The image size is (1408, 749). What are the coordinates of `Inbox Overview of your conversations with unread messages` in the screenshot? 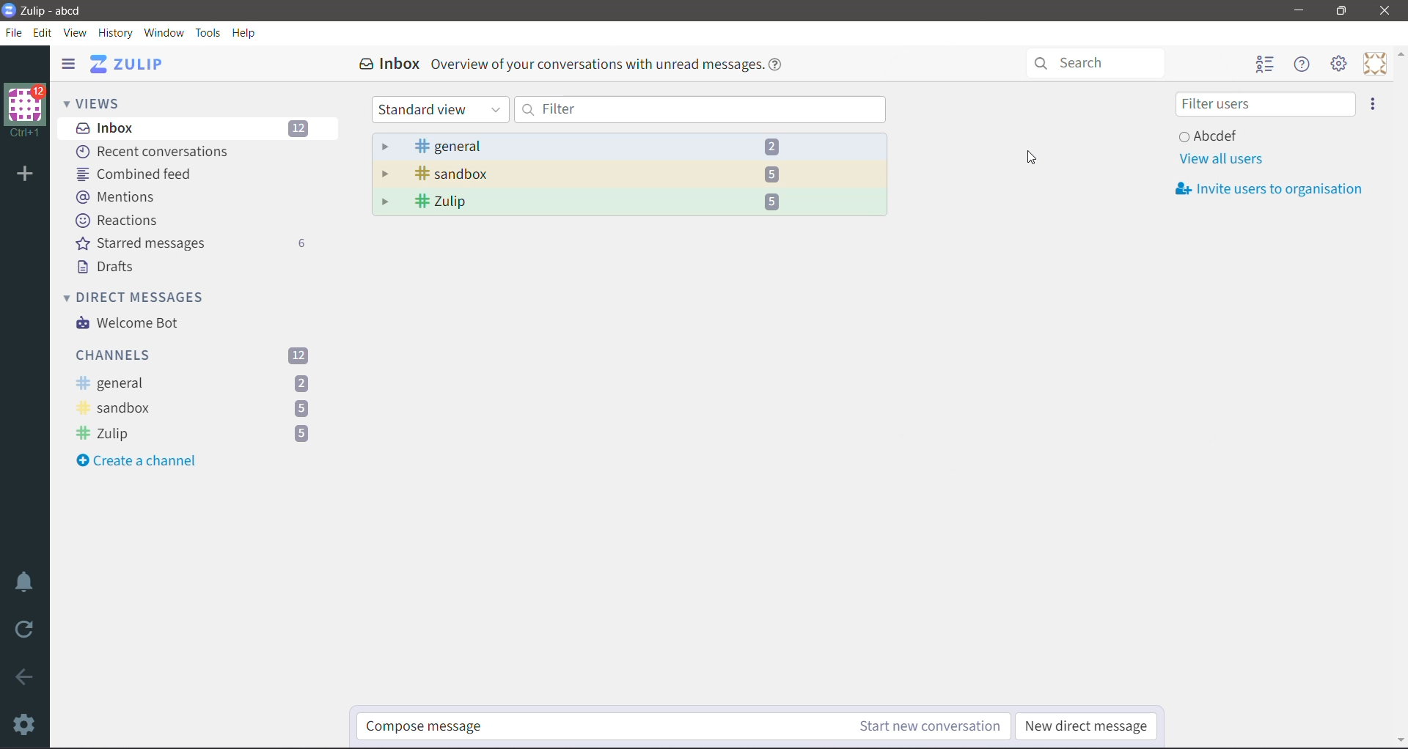 It's located at (571, 65).